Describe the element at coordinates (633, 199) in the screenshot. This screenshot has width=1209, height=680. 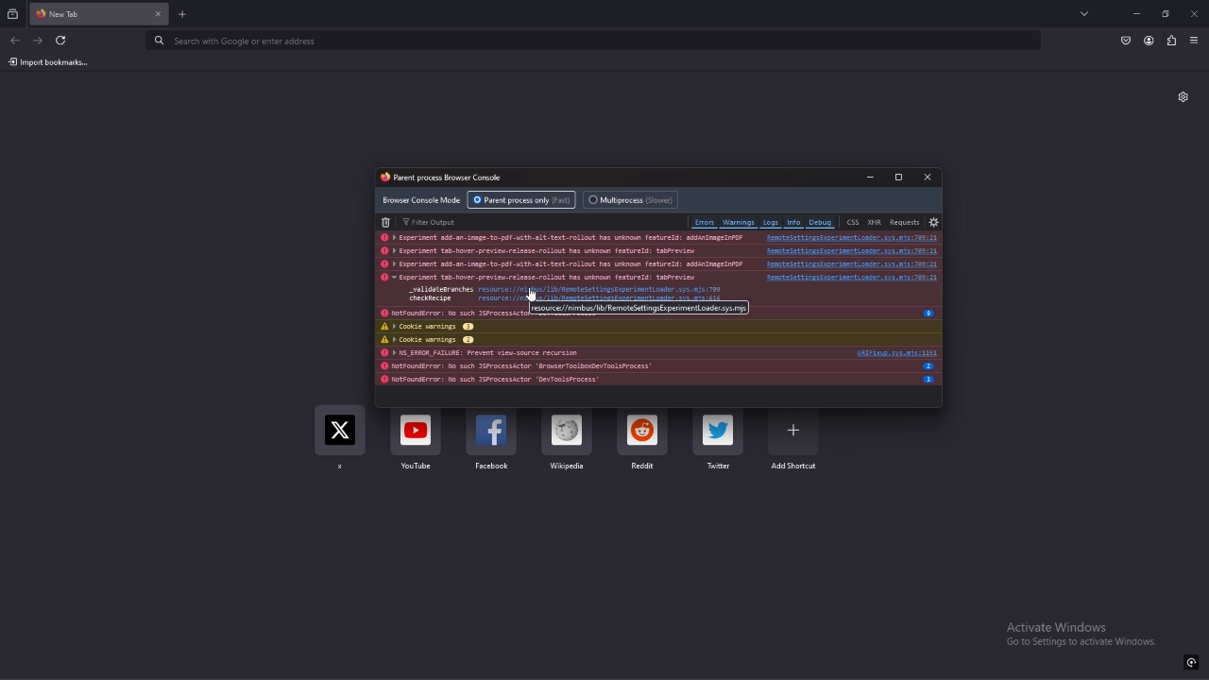
I see `multiprocess` at that location.